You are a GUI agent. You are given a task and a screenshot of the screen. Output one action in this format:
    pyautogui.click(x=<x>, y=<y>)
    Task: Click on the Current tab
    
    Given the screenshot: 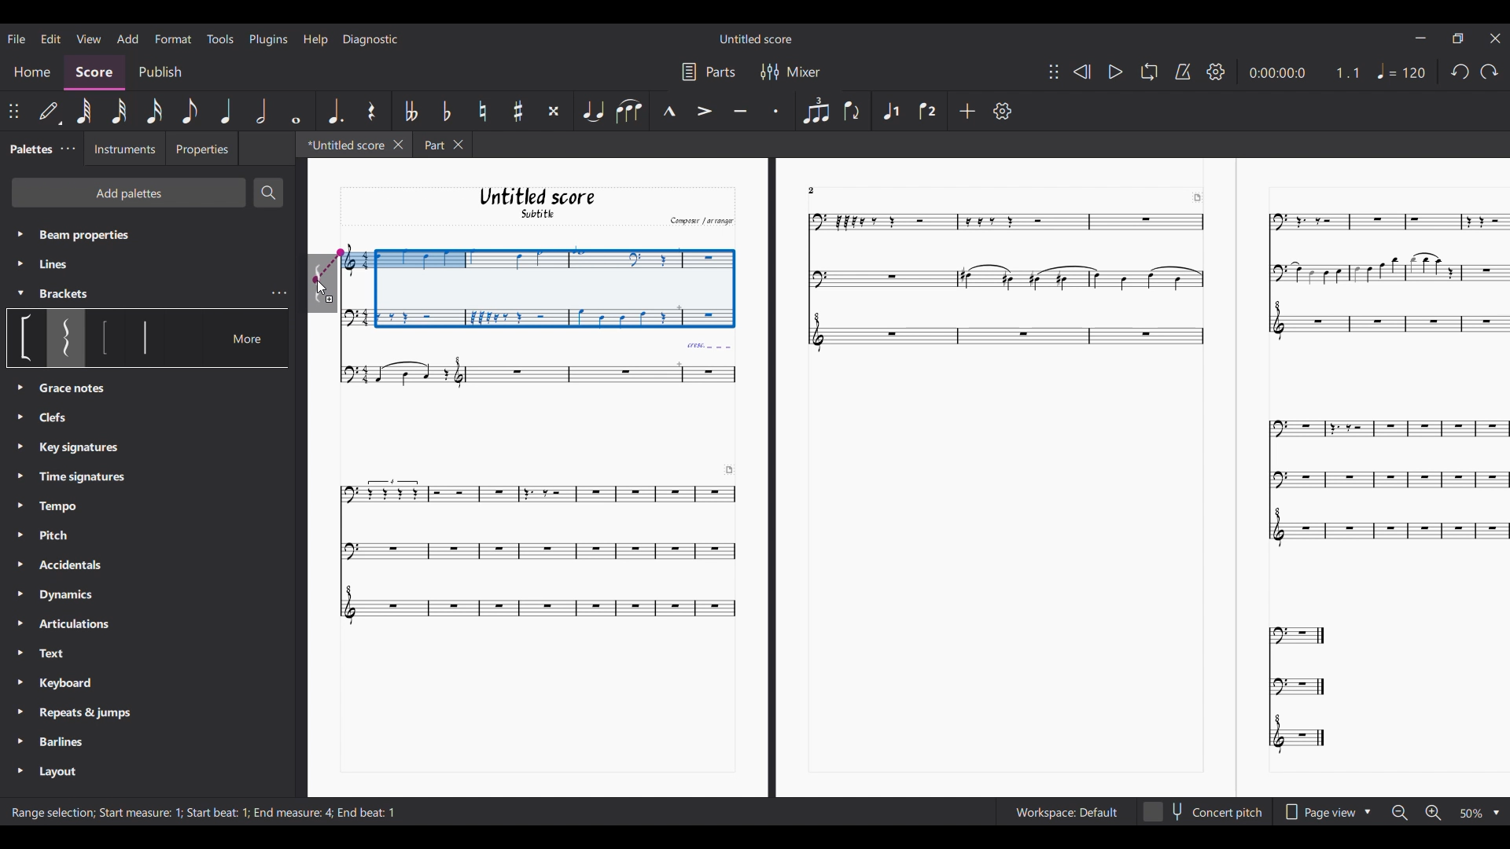 What is the action you would take?
    pyautogui.click(x=344, y=144)
    